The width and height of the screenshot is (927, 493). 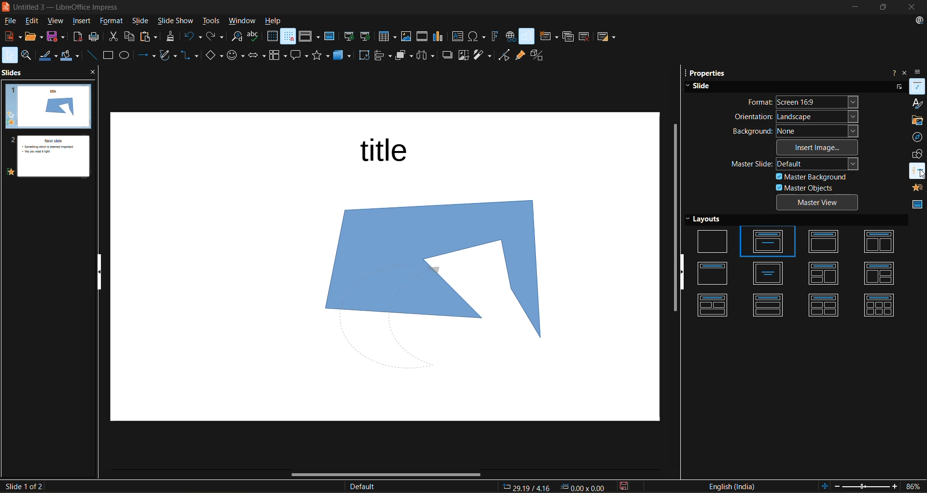 I want to click on slides, so click(x=45, y=132).